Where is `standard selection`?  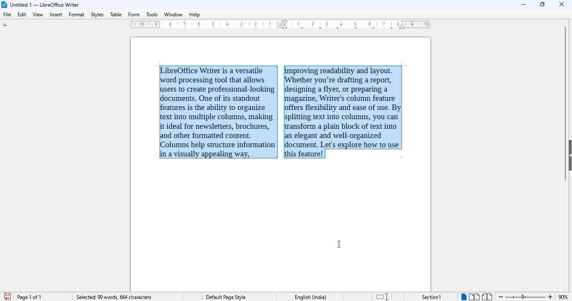
standard selection is located at coordinates (383, 296).